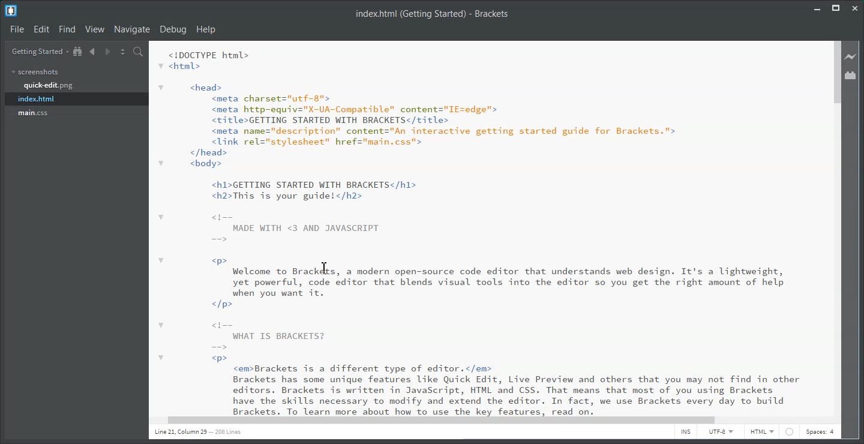  I want to click on web, so click(789, 434).